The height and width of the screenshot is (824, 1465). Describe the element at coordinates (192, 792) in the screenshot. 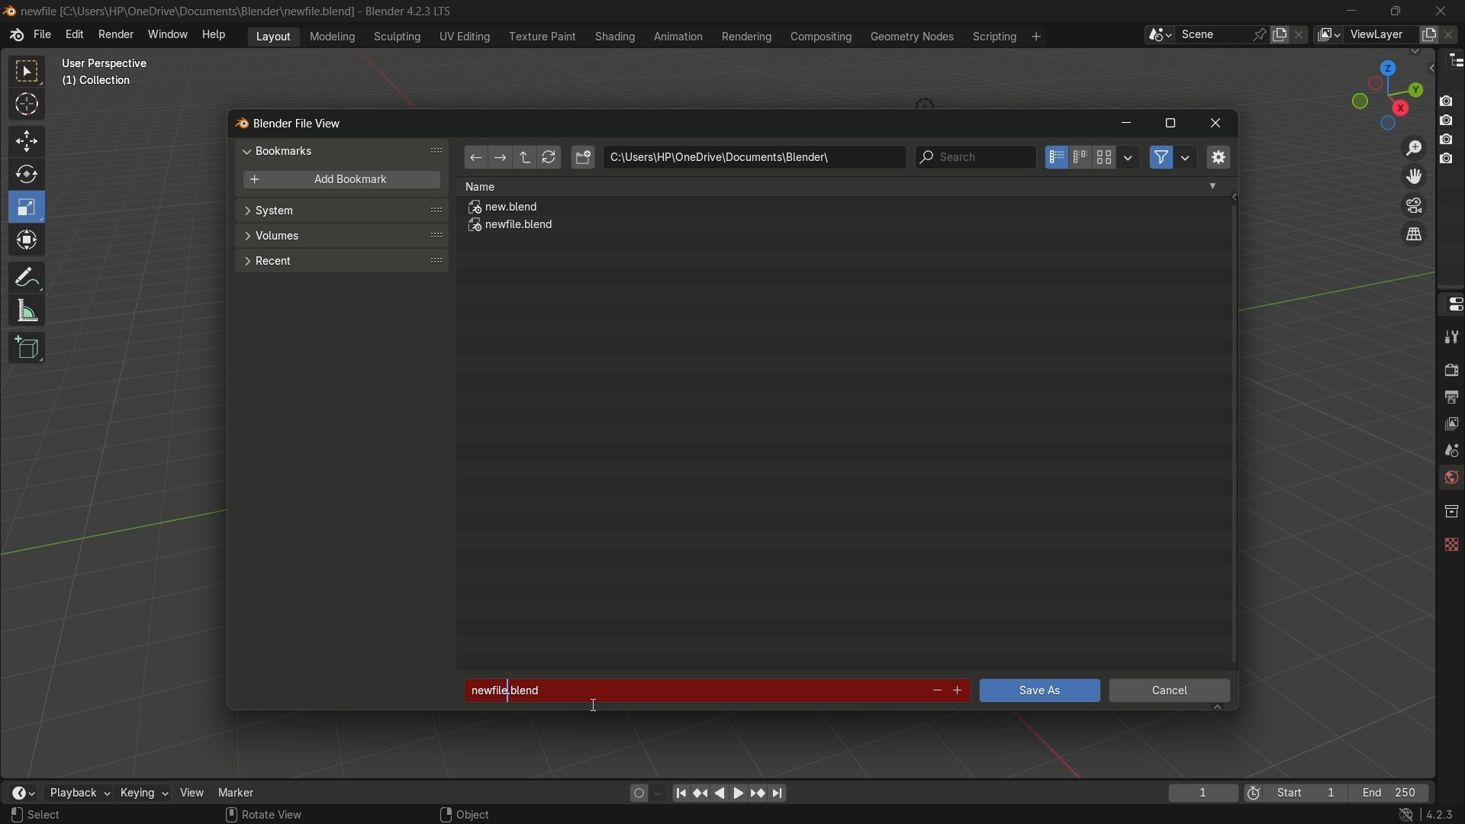

I see `view` at that location.